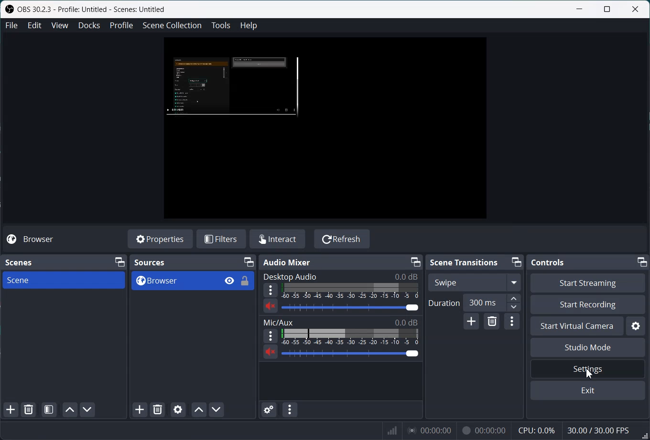 Image resolution: width=650 pixels, height=440 pixels. Describe the element at coordinates (340, 322) in the screenshot. I see `Mic/Aux 0.0 dB` at that location.